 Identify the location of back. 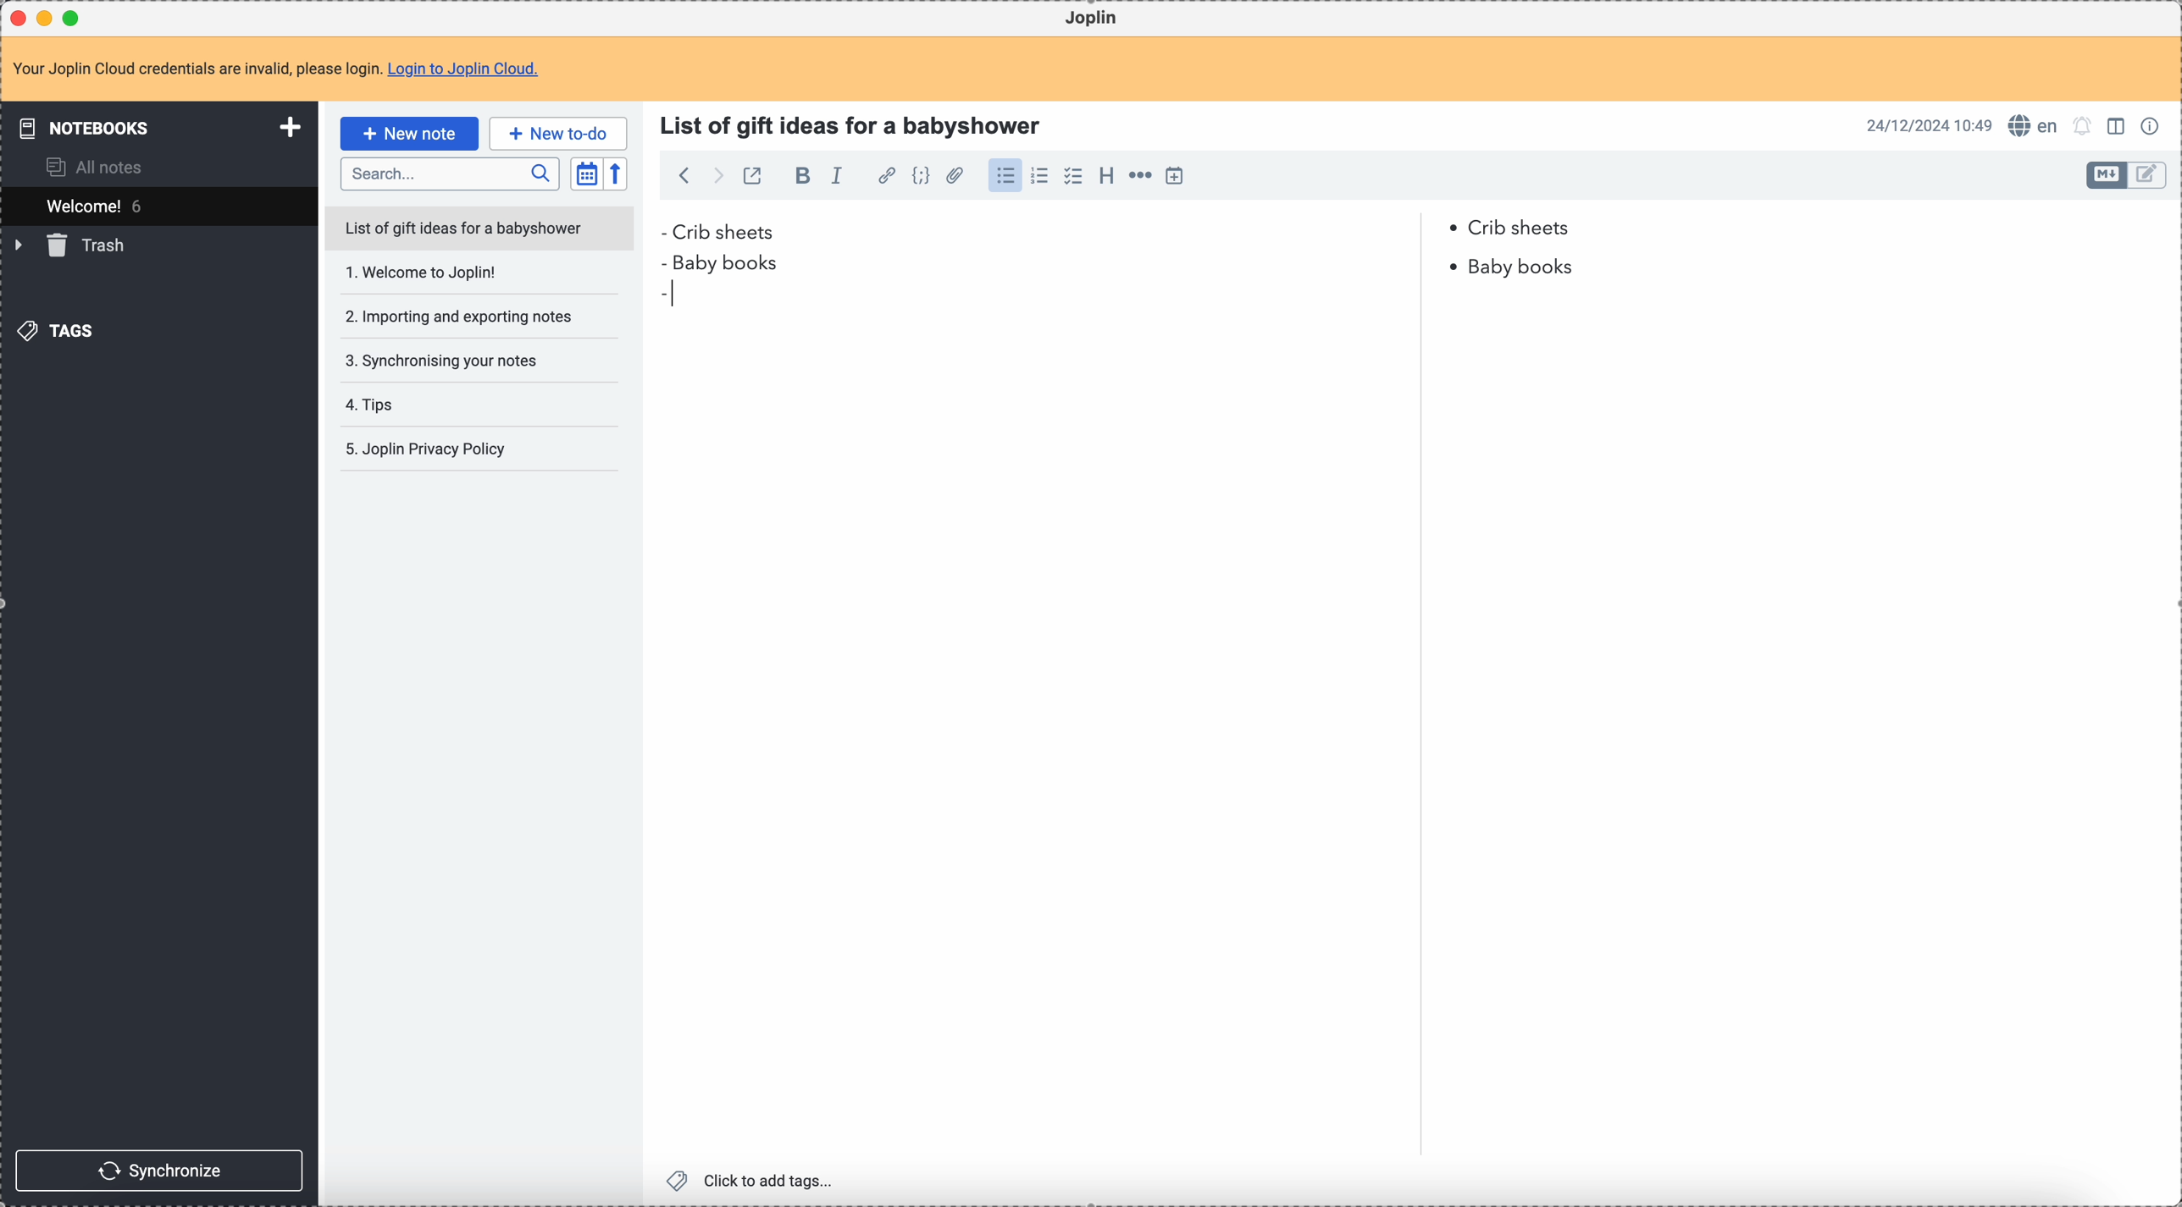
(686, 175).